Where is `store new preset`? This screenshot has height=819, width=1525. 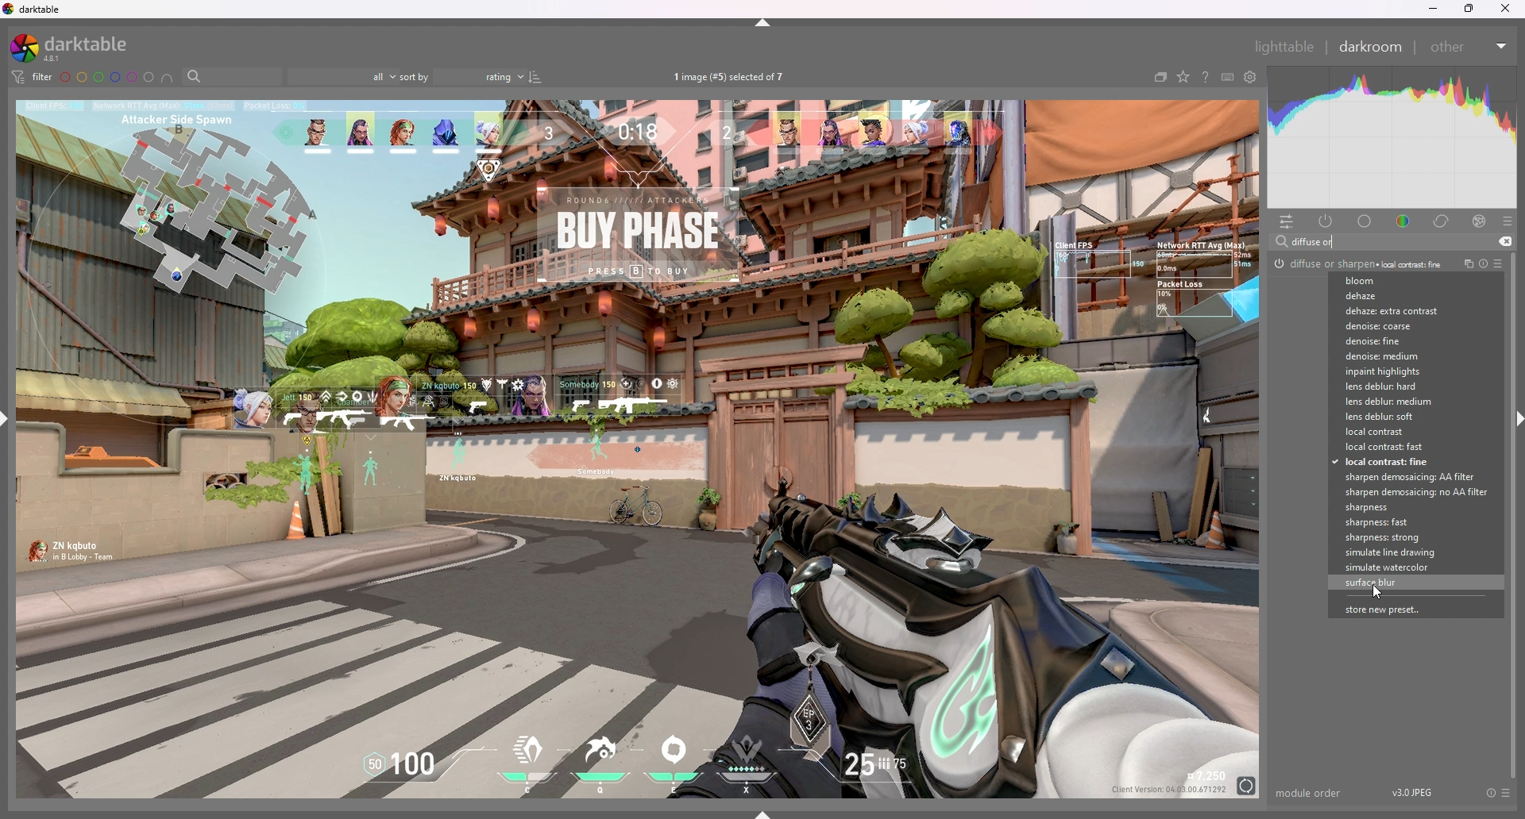 store new preset is located at coordinates (1405, 609).